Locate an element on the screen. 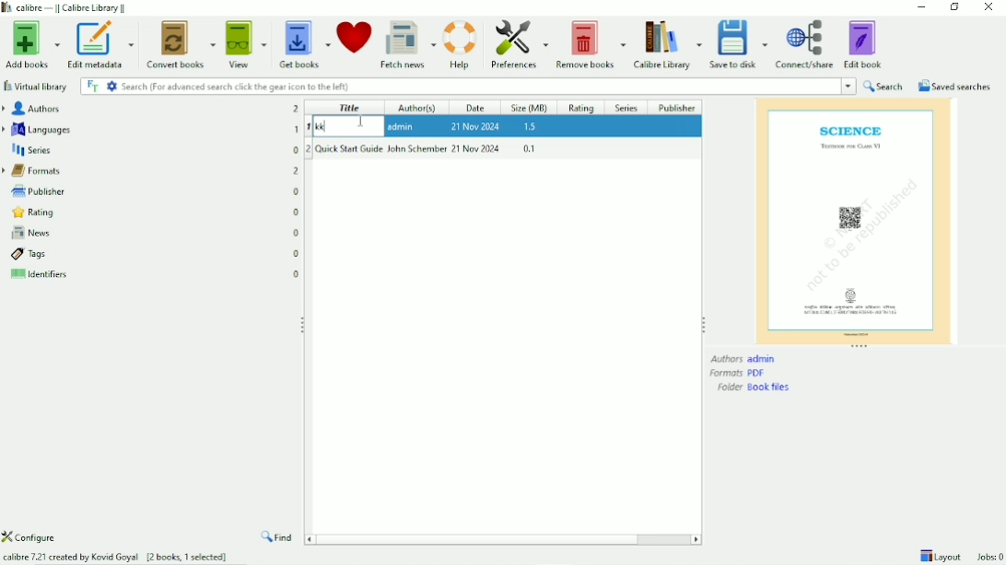 This screenshot has width=1006, height=565. Formats is located at coordinates (738, 374).